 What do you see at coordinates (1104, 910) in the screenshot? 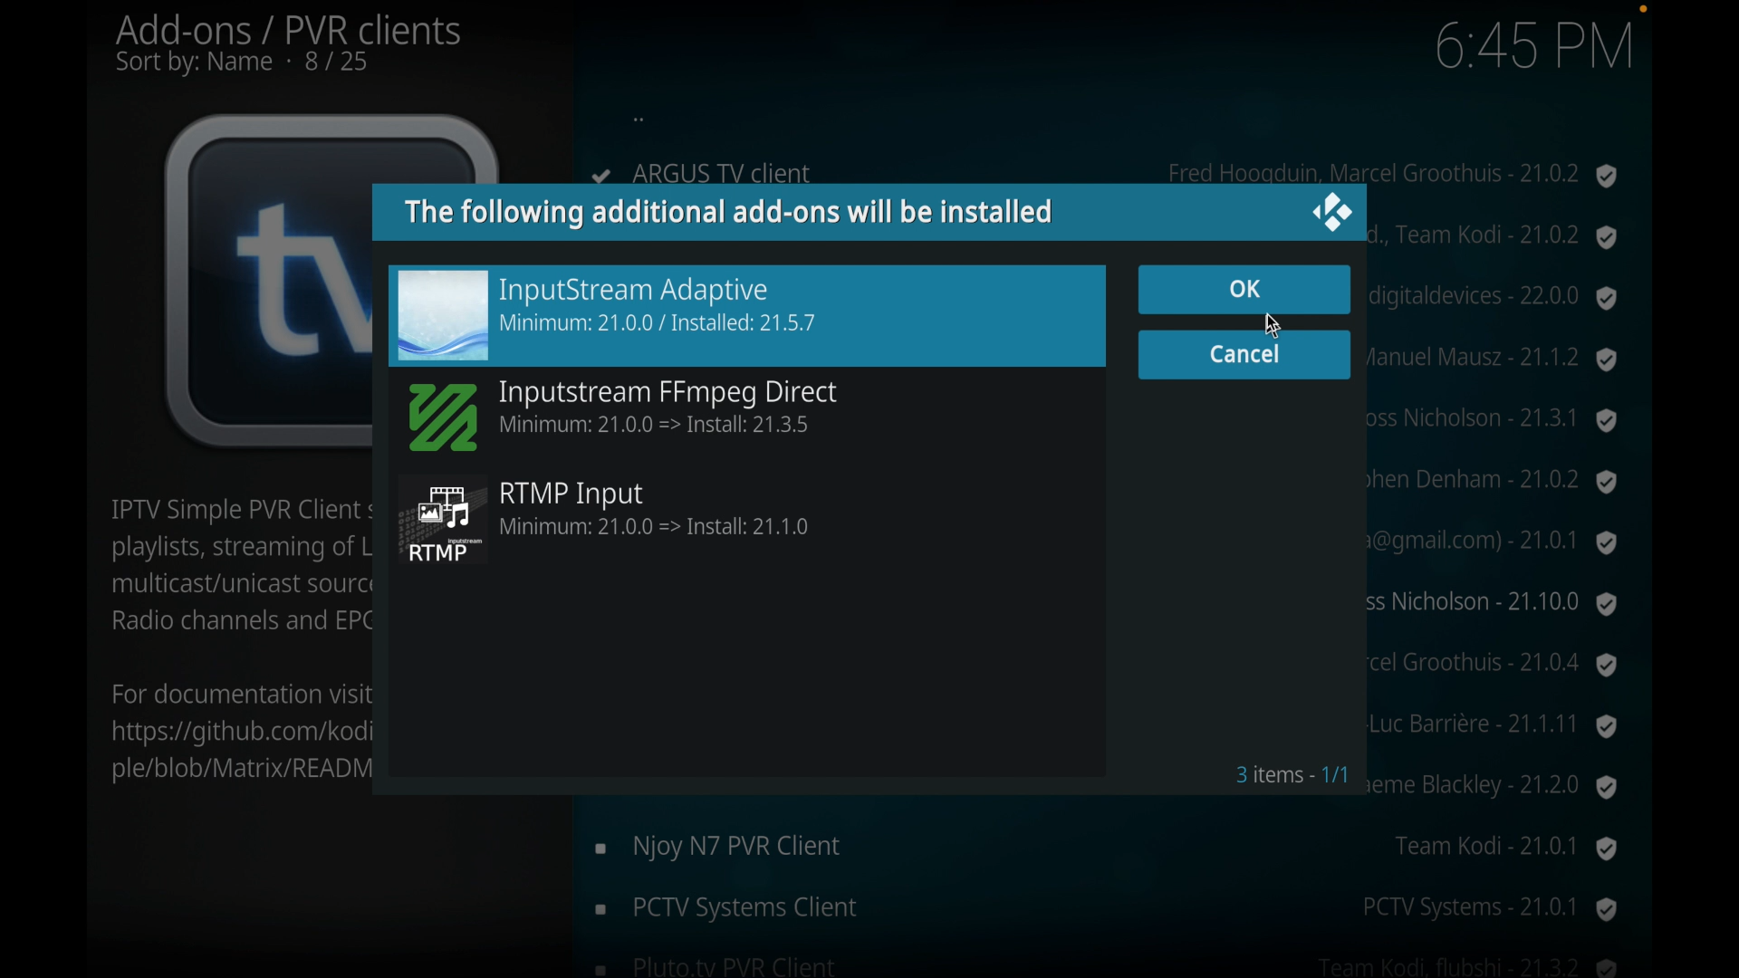
I see `pctv systems client` at bounding box center [1104, 910].